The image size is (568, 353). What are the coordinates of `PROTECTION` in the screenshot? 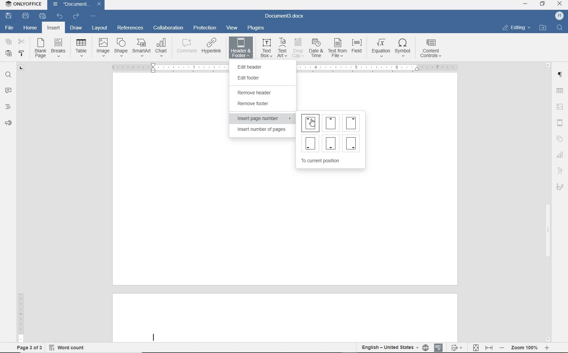 It's located at (205, 28).